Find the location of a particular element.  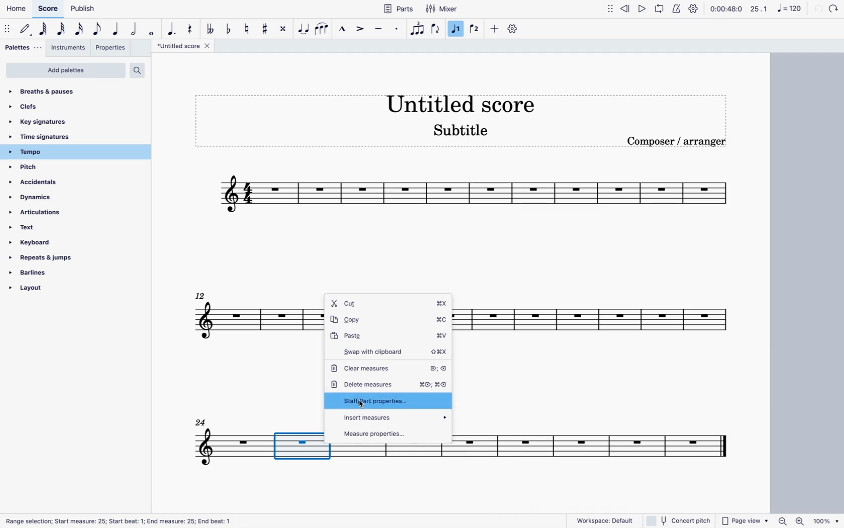

time signatures is located at coordinates (45, 137).